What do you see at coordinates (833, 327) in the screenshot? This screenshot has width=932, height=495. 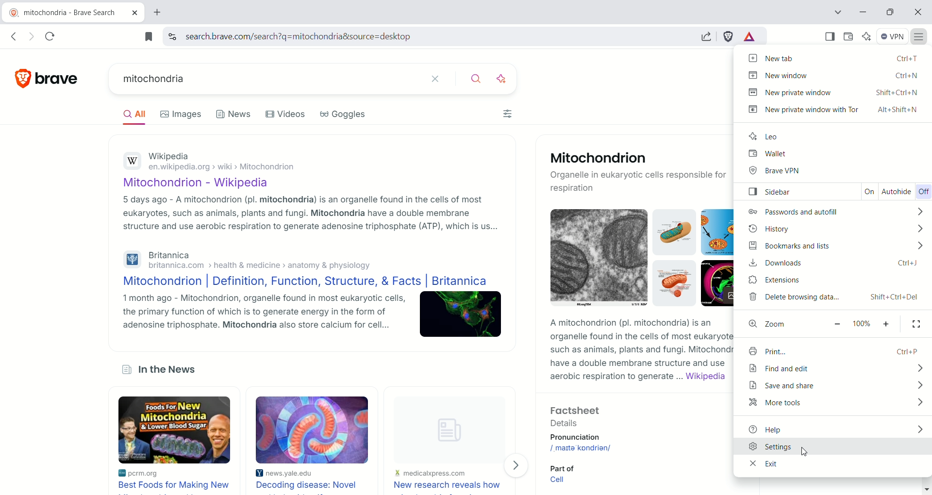 I see `make text smaller` at bounding box center [833, 327].